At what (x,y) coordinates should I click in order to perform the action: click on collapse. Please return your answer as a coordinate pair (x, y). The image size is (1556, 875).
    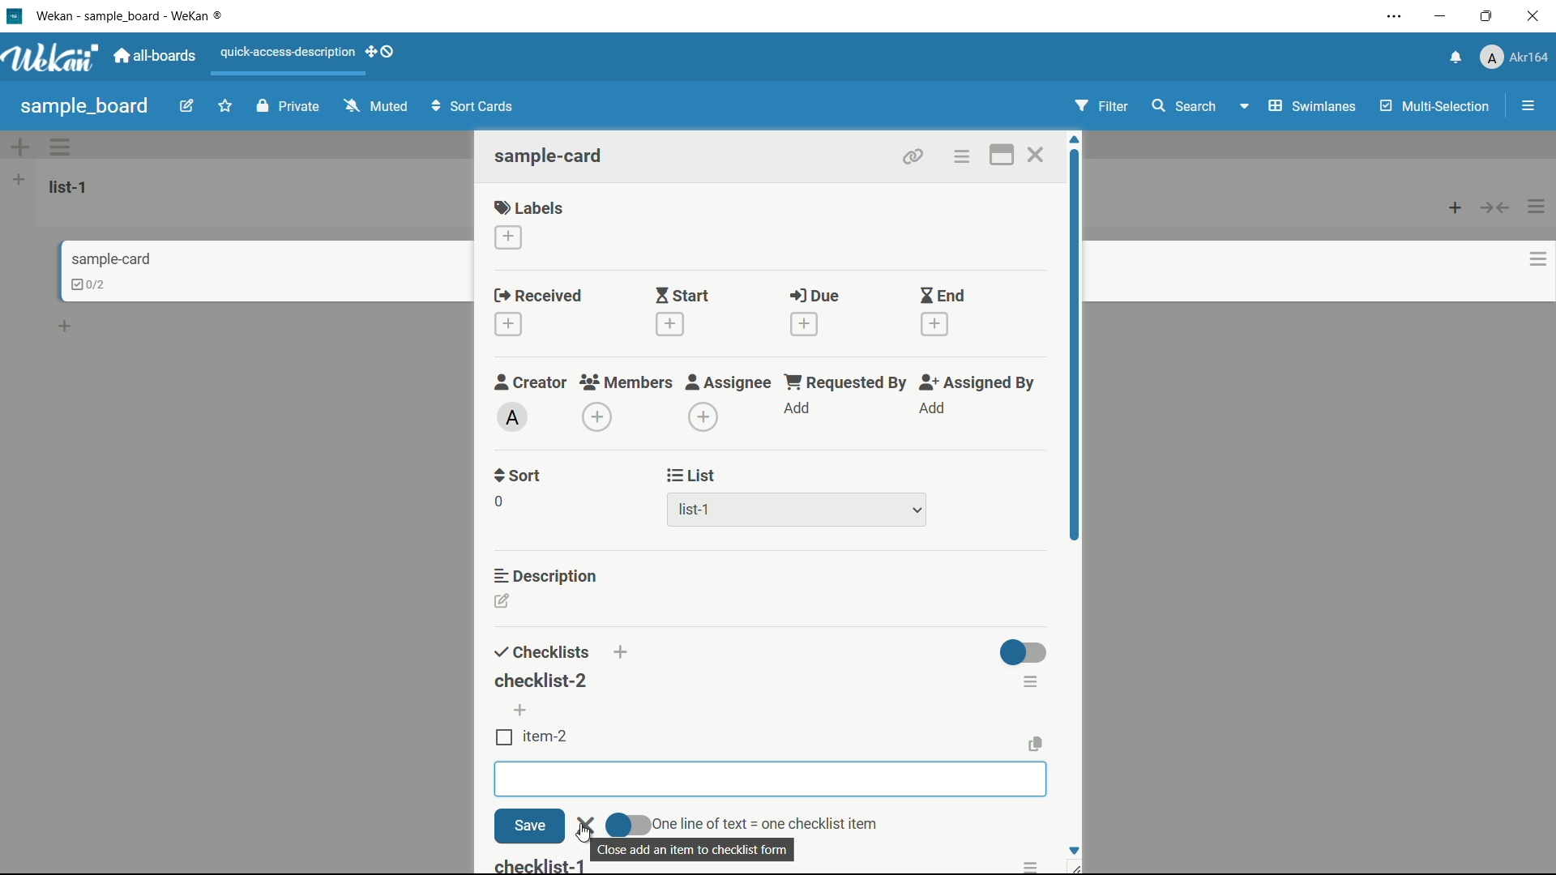
    Looking at the image, I should click on (1496, 207).